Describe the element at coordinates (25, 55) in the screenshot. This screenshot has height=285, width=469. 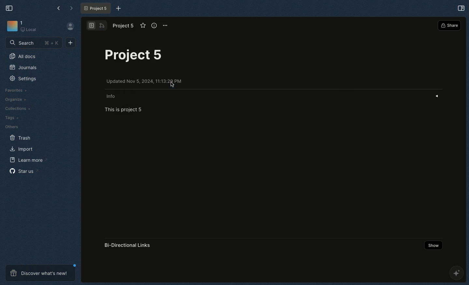
I see `All docs` at that location.